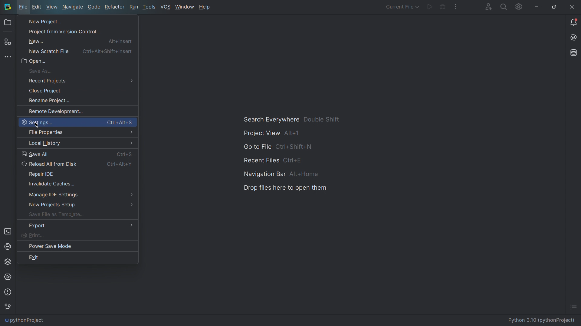 The height and width of the screenshot is (326, 581). I want to click on TODO, so click(573, 308).